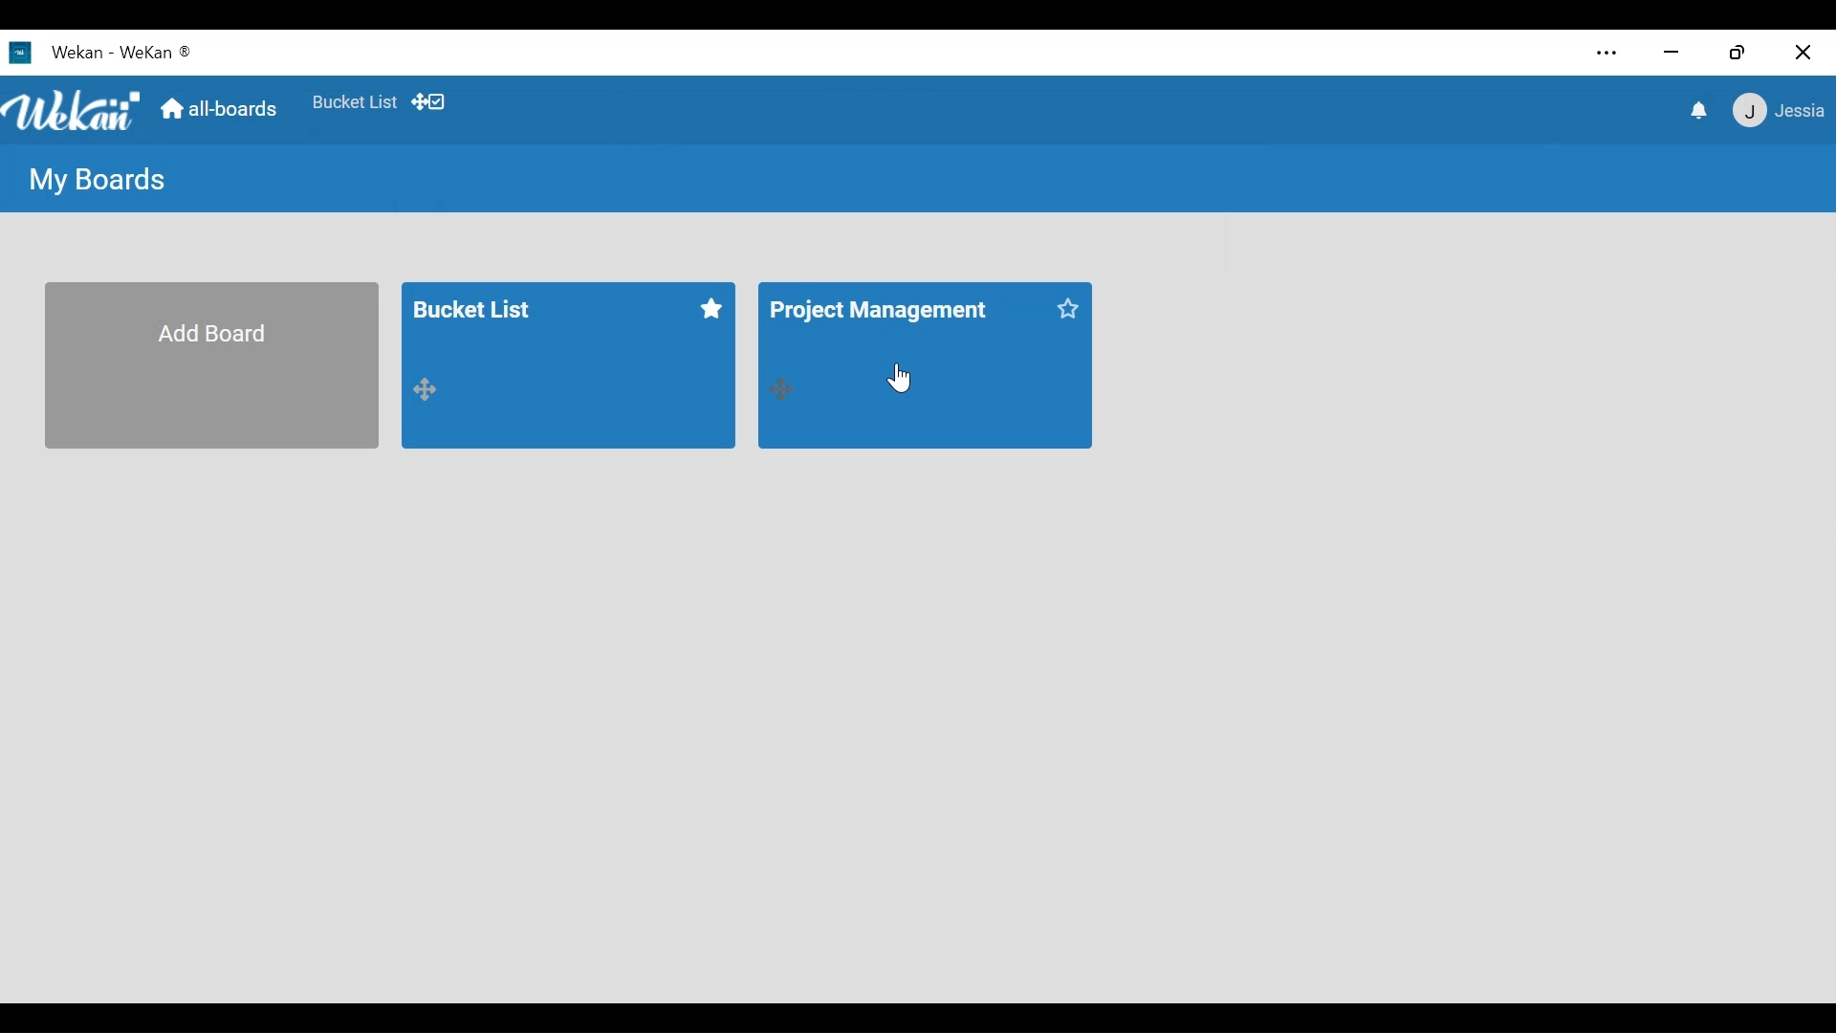 The width and height of the screenshot is (1836, 1033). Describe the element at coordinates (1800, 54) in the screenshot. I see `Close` at that location.